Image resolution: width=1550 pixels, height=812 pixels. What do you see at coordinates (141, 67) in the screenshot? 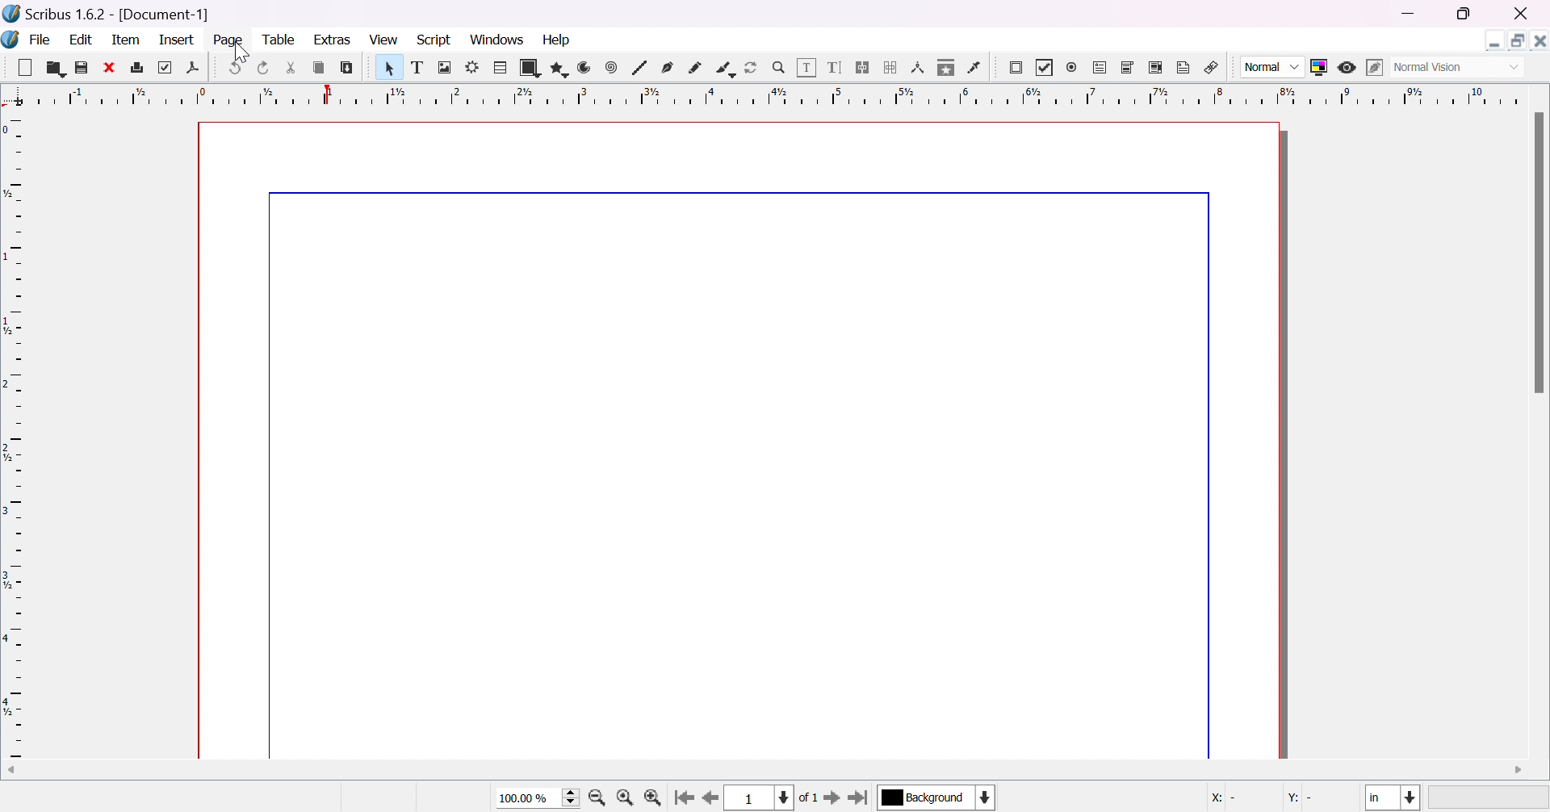
I see `print` at bounding box center [141, 67].